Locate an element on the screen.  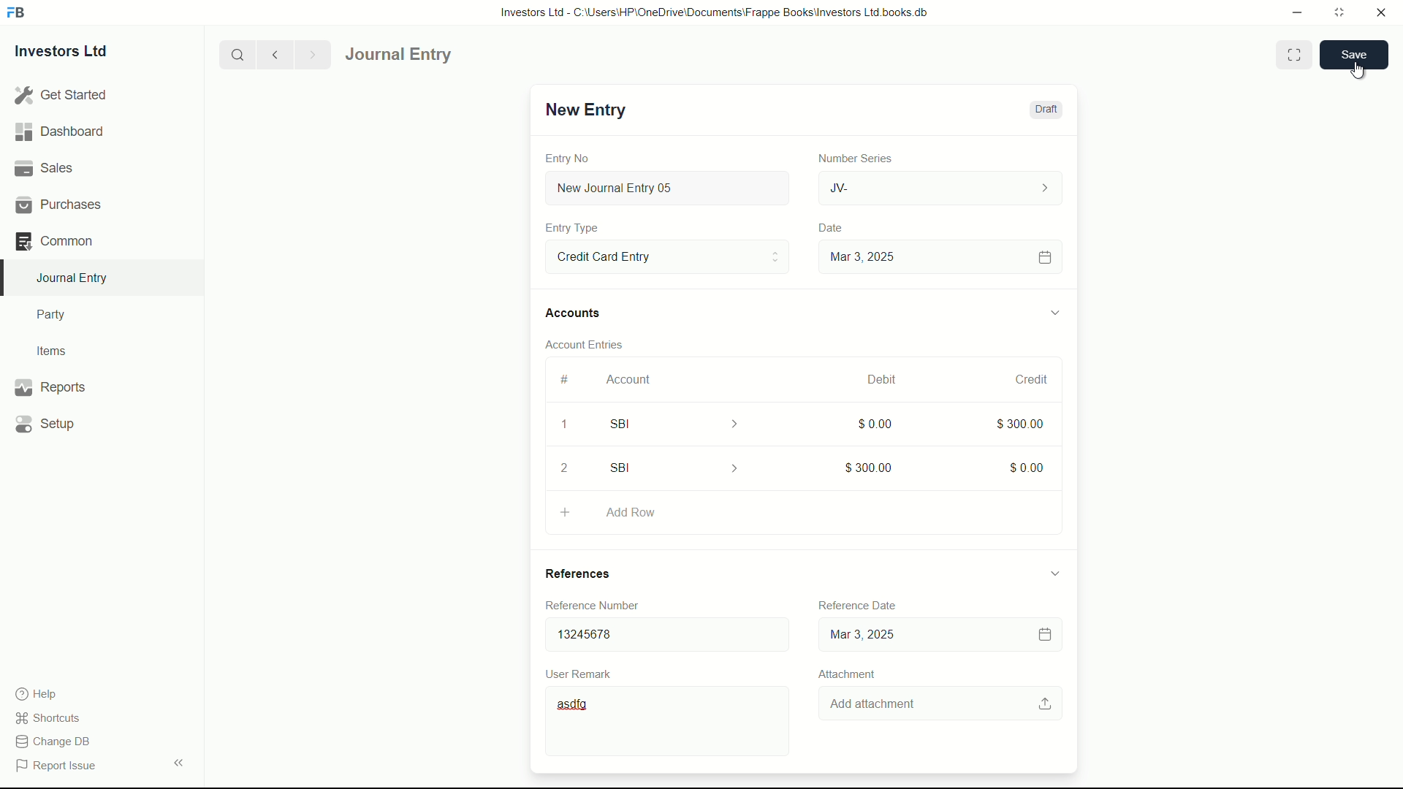
Account is located at coordinates (629, 379).